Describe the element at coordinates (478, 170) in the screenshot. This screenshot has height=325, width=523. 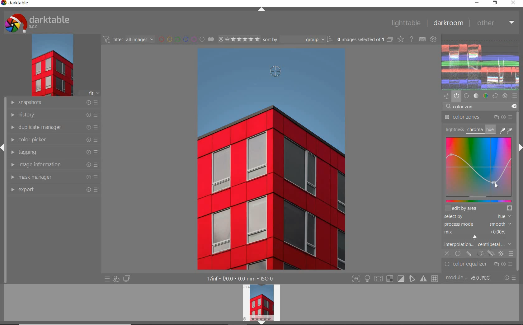
I see `MAP` at that location.